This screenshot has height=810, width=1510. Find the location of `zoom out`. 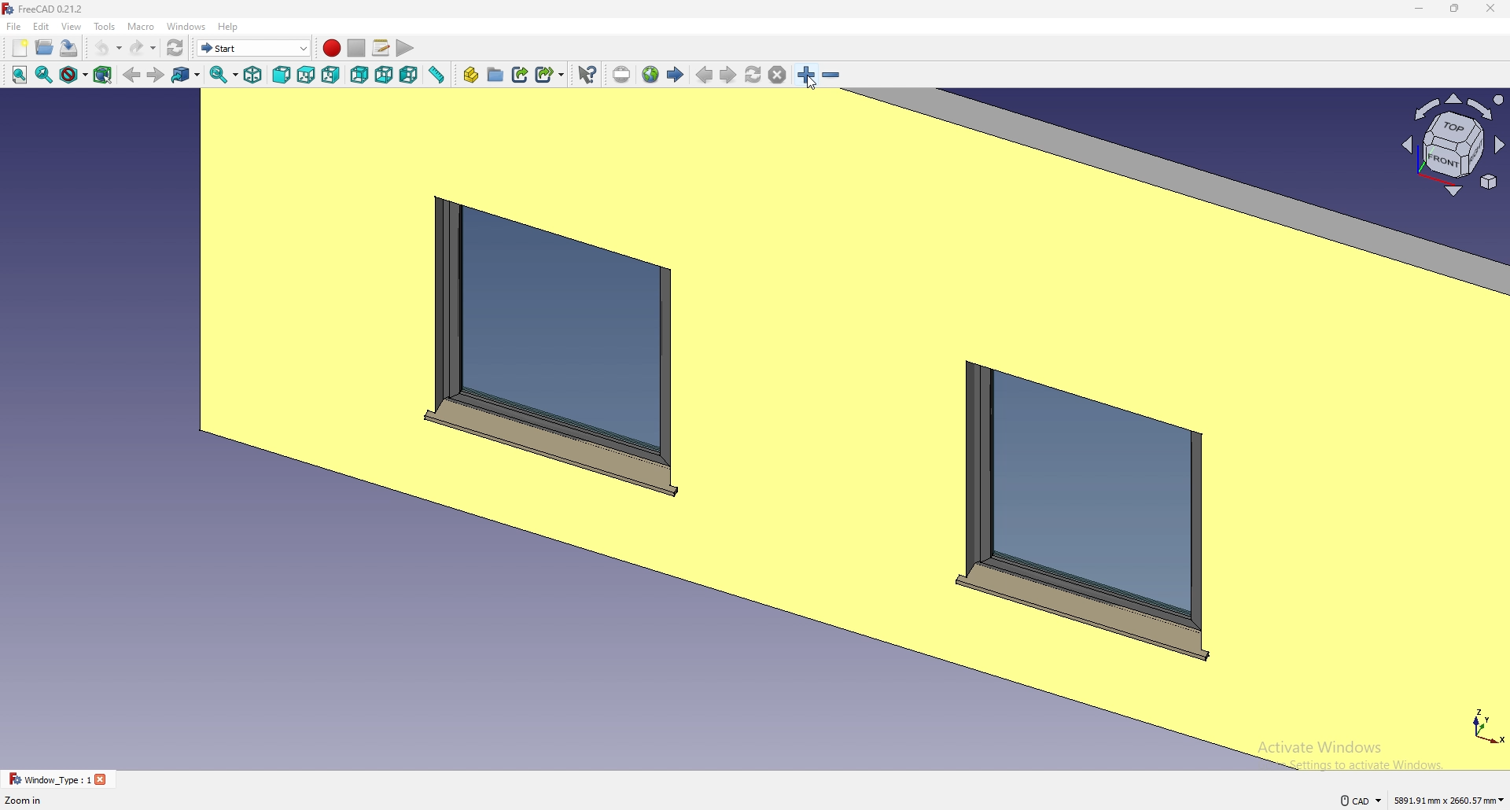

zoom out is located at coordinates (830, 75).